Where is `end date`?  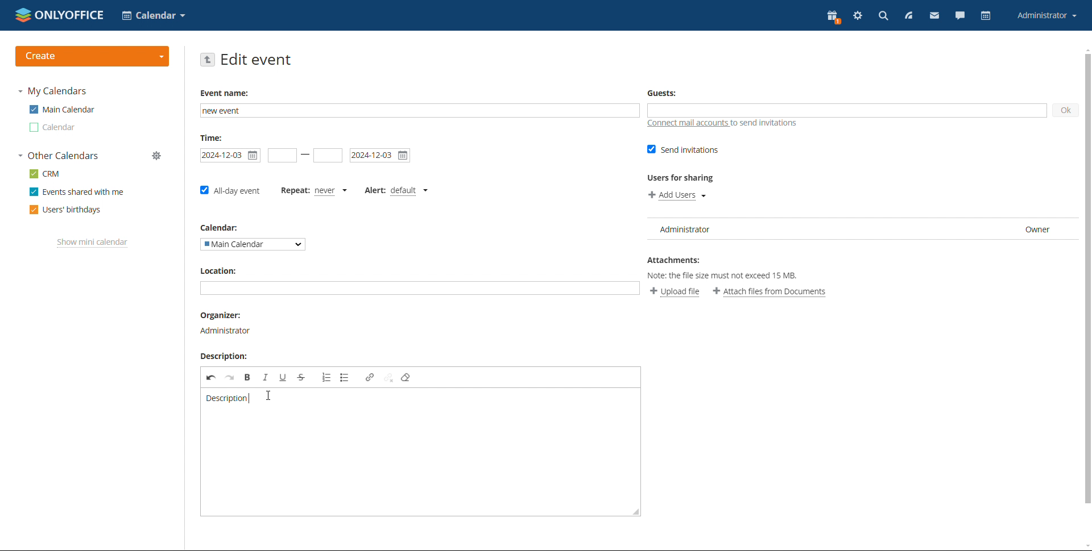
end date is located at coordinates (380, 156).